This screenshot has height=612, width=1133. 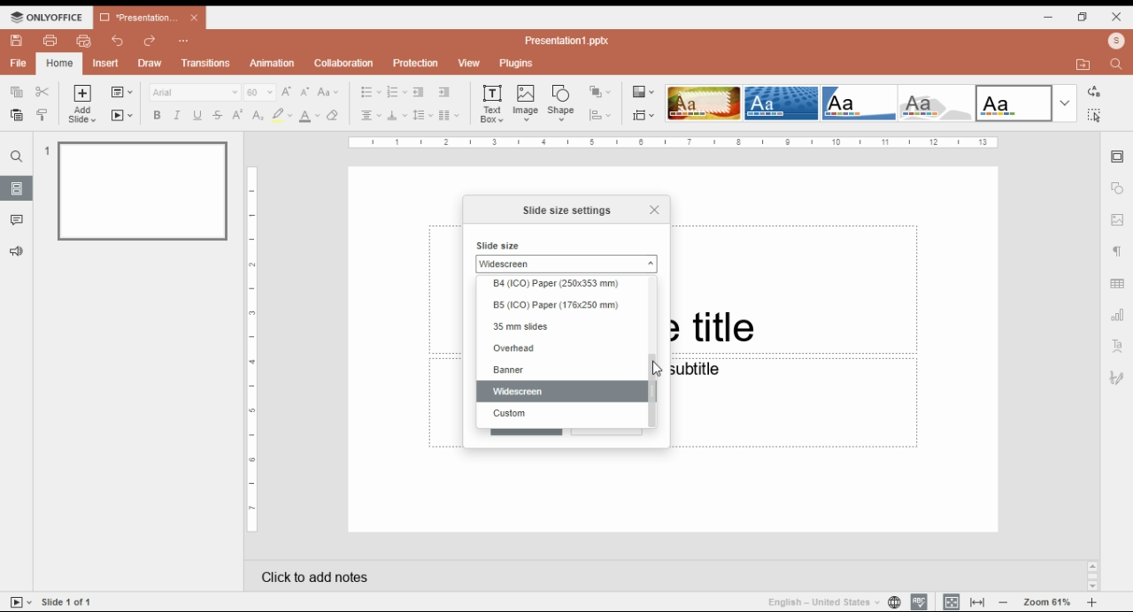 What do you see at coordinates (468, 64) in the screenshot?
I see `view` at bounding box center [468, 64].